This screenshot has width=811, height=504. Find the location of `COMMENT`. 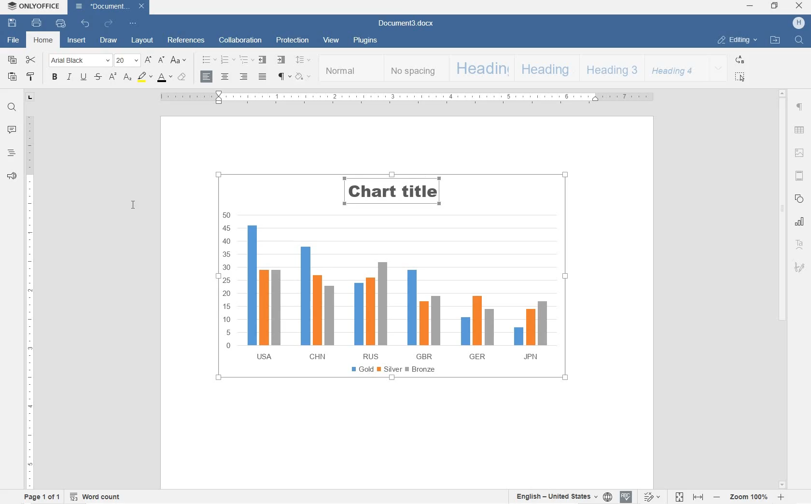

COMMENT is located at coordinates (12, 129).